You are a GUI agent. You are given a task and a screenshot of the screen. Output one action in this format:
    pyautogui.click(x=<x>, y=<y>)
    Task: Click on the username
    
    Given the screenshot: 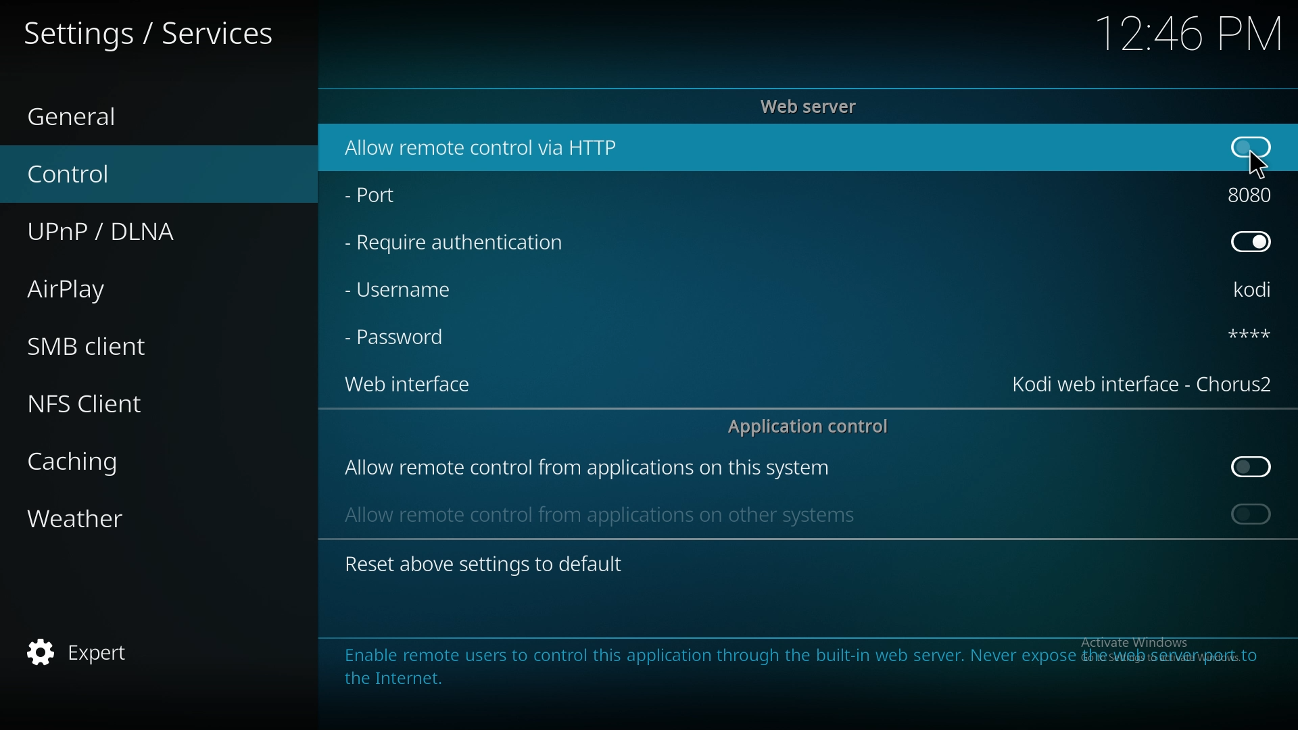 What is the action you would take?
    pyautogui.click(x=1254, y=291)
    